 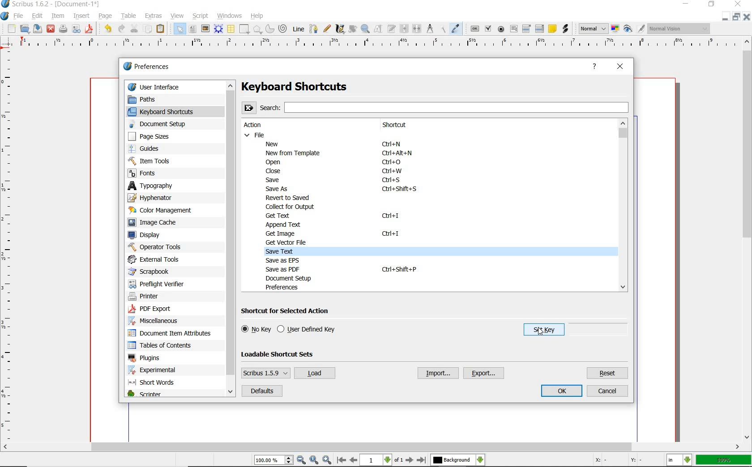 I want to click on Ctrl + I, so click(x=390, y=217).